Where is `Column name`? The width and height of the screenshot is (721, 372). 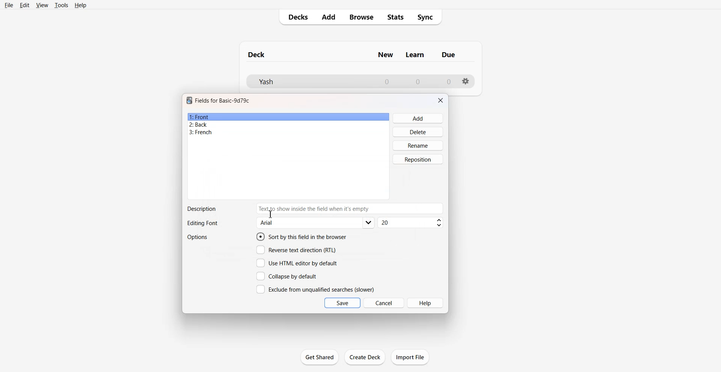
Column name is located at coordinates (448, 54).